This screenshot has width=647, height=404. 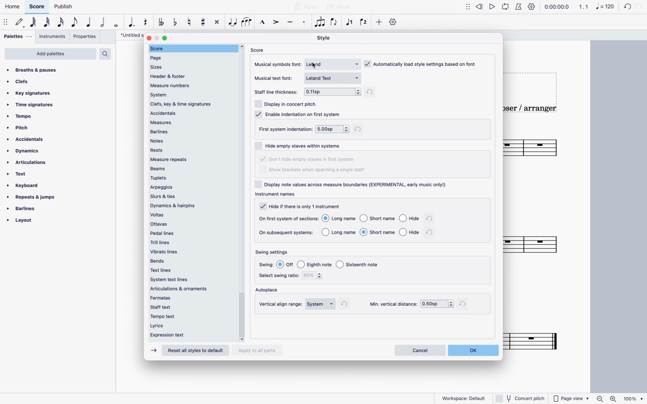 What do you see at coordinates (191, 242) in the screenshot?
I see `trill lines` at bounding box center [191, 242].